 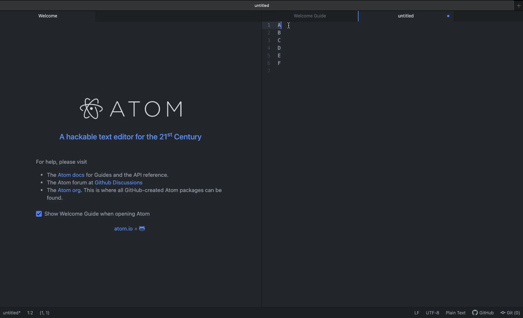 What do you see at coordinates (268, 48) in the screenshot?
I see `4` at bounding box center [268, 48].